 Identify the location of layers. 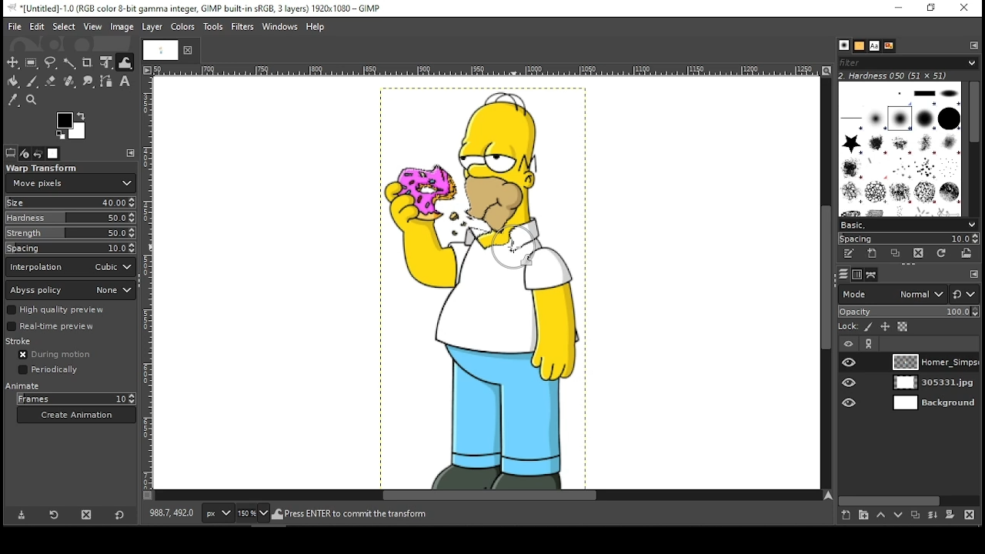
(843, 274).